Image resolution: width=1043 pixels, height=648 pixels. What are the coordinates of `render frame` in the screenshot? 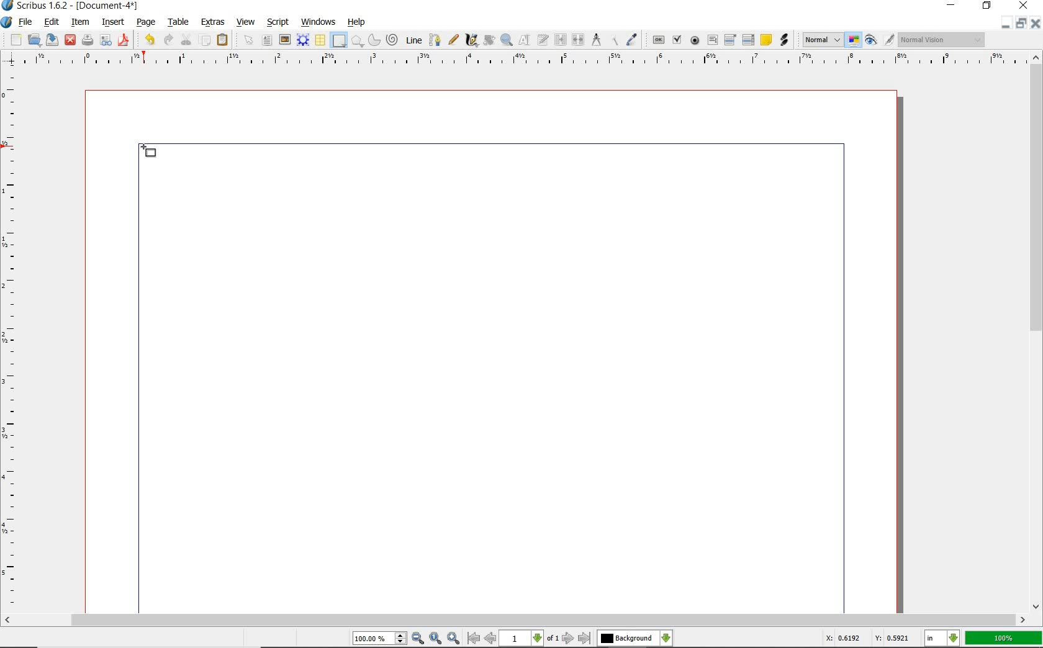 It's located at (304, 41).